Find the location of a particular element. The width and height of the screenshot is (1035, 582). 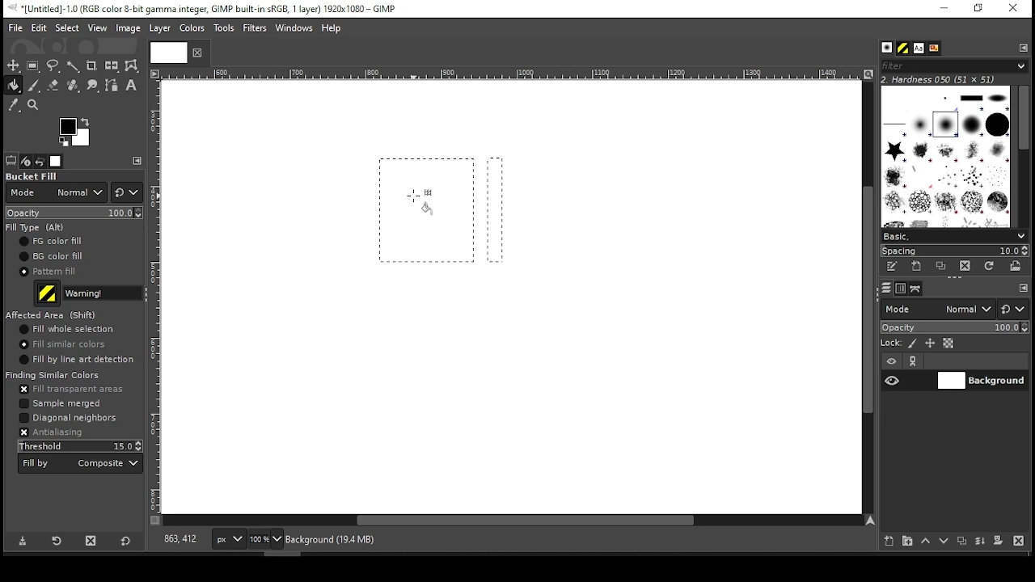

lock size and positioning is located at coordinates (931, 344).